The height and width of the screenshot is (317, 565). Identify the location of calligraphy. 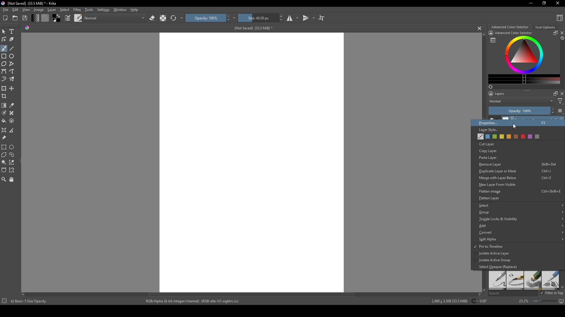
(12, 39).